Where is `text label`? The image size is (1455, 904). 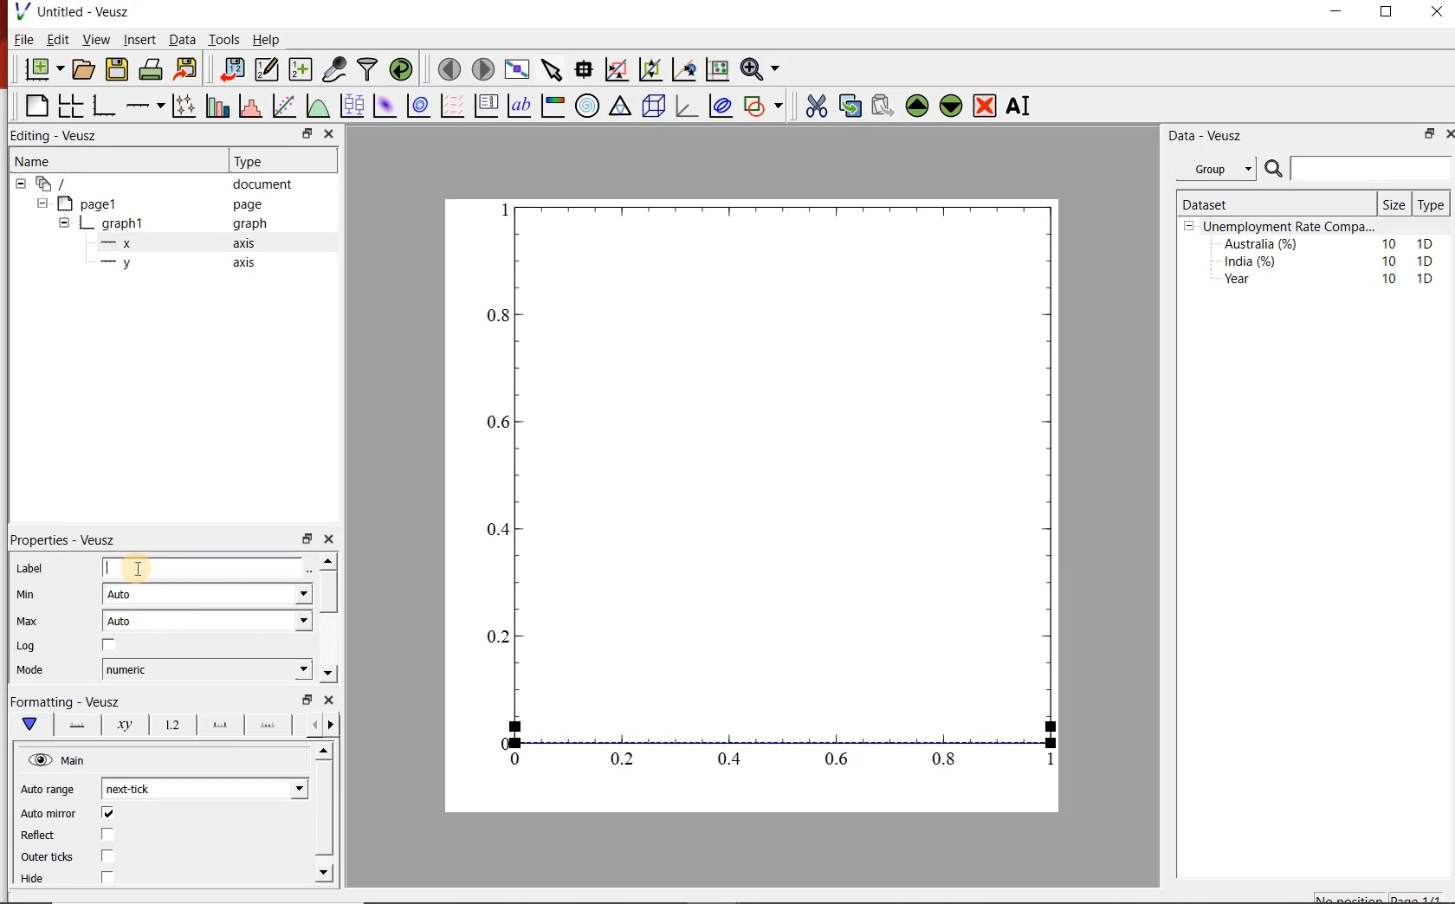 text label is located at coordinates (520, 106).